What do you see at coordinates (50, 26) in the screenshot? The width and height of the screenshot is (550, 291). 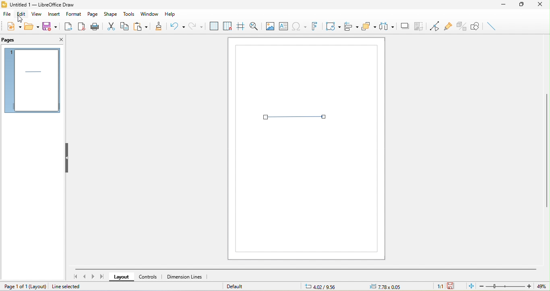 I see `save` at bounding box center [50, 26].